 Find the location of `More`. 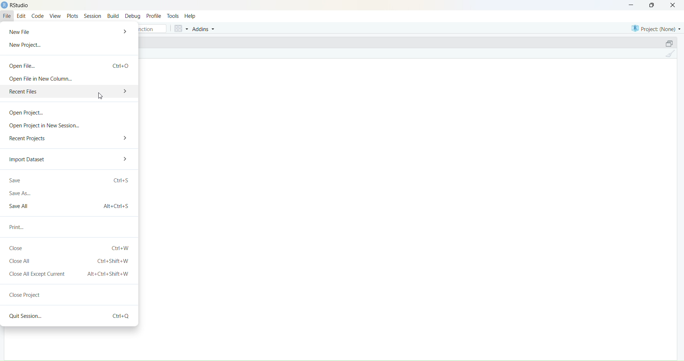

More is located at coordinates (126, 137).